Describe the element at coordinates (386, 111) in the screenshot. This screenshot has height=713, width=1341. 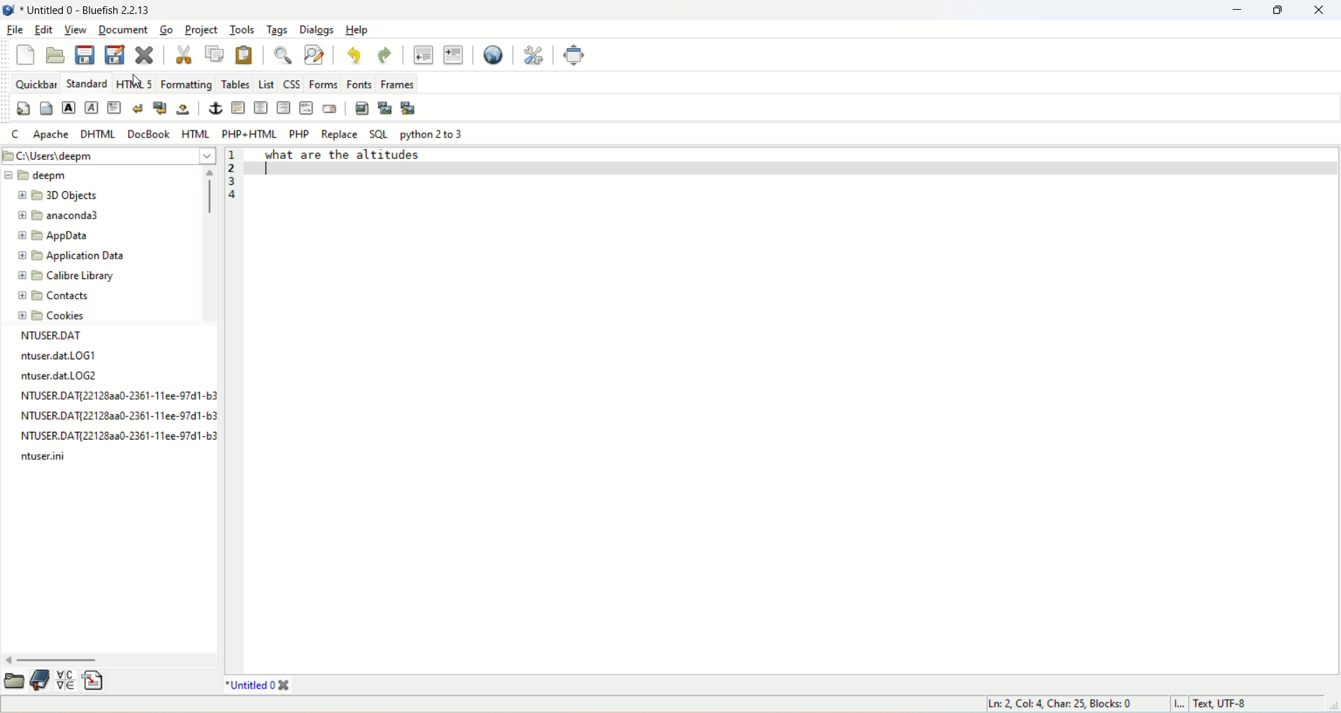
I see `insert thumbnail` at that location.